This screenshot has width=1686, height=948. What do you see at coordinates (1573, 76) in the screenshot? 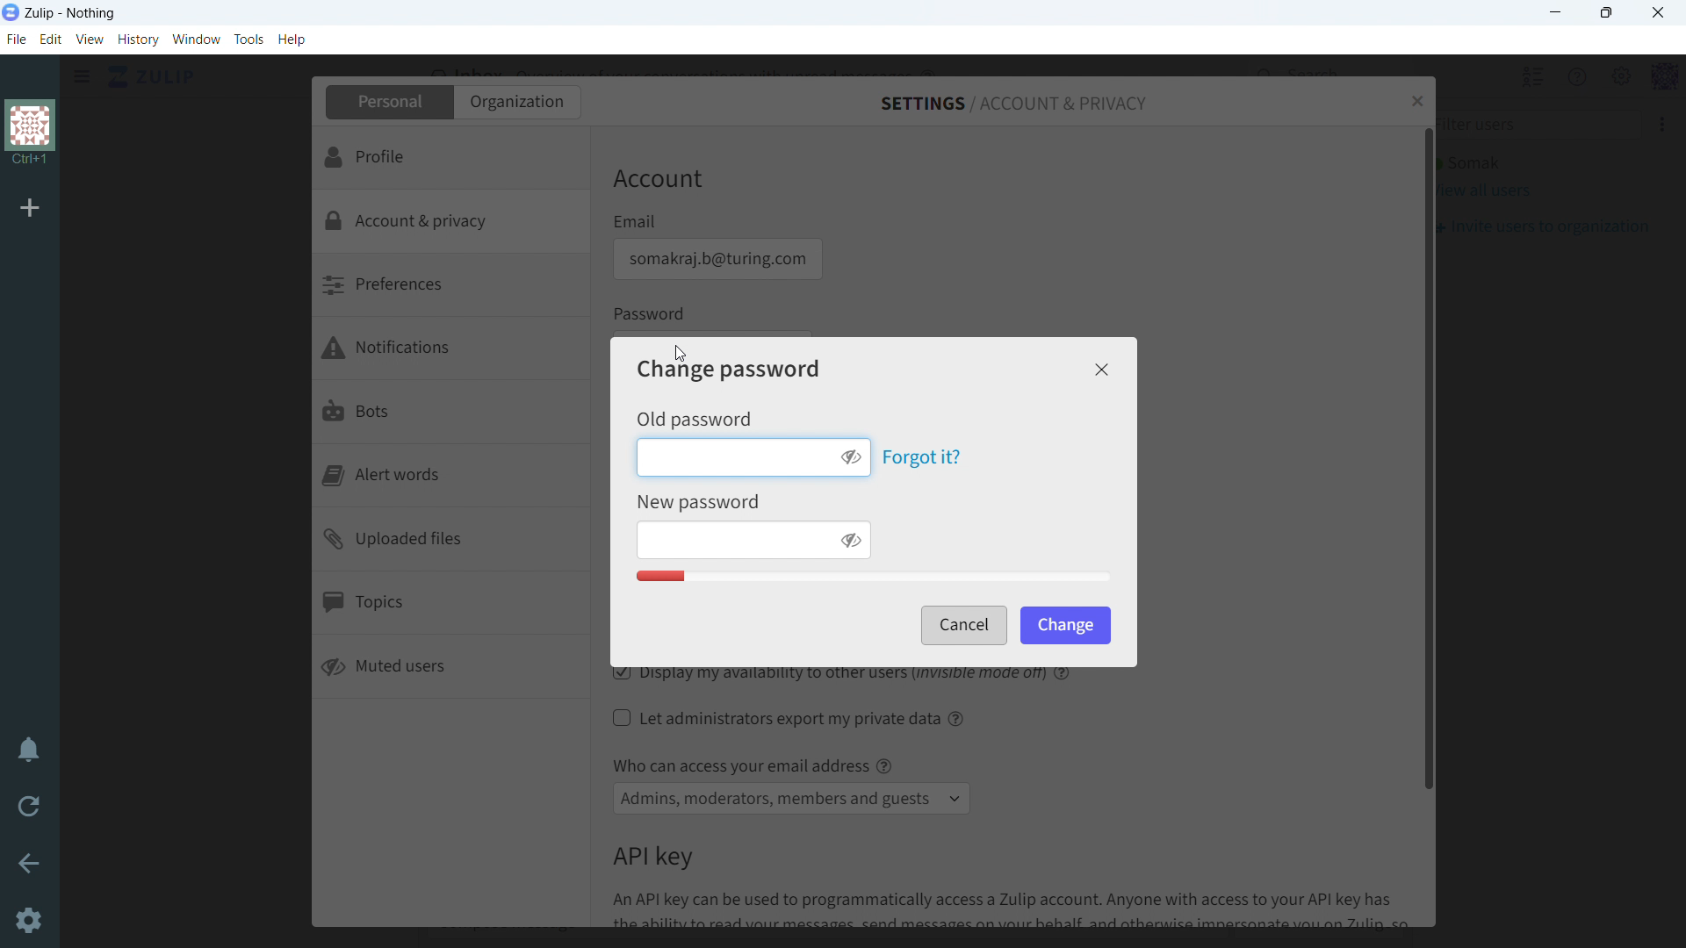
I see `help menu` at bounding box center [1573, 76].